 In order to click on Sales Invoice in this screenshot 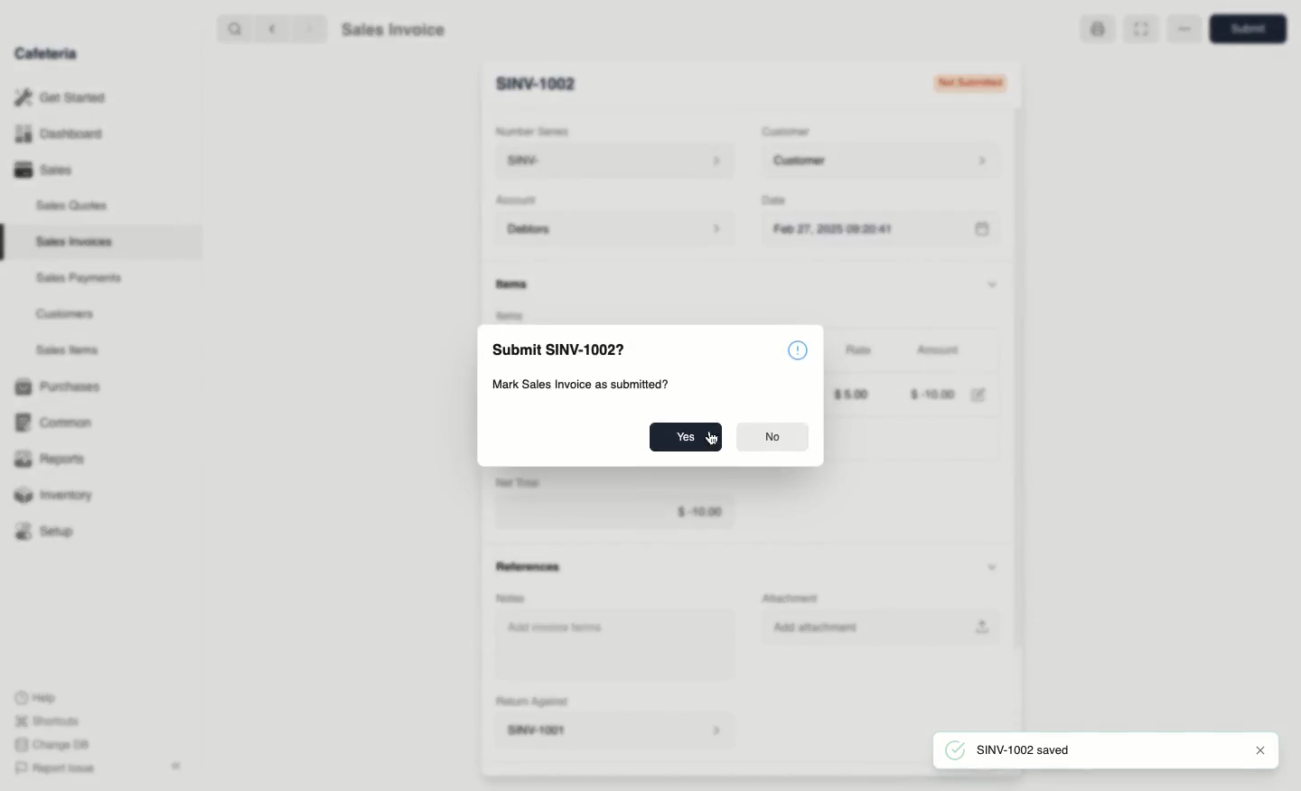, I will do `click(393, 30)`.